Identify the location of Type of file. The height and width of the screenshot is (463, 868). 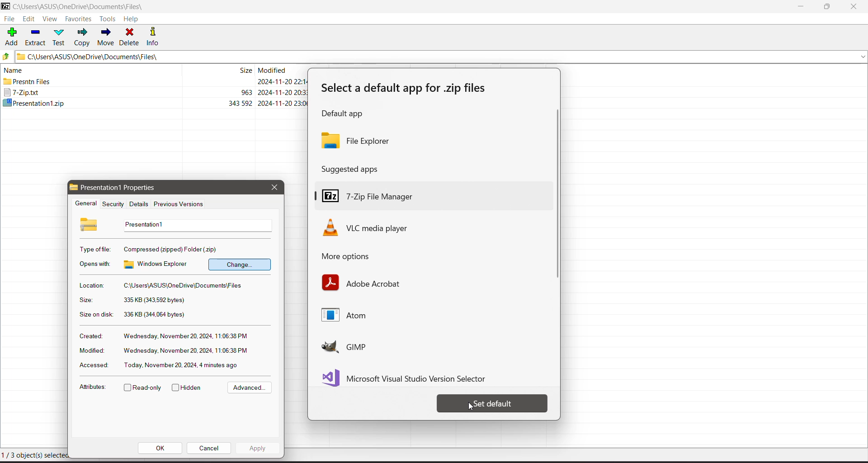
(96, 249).